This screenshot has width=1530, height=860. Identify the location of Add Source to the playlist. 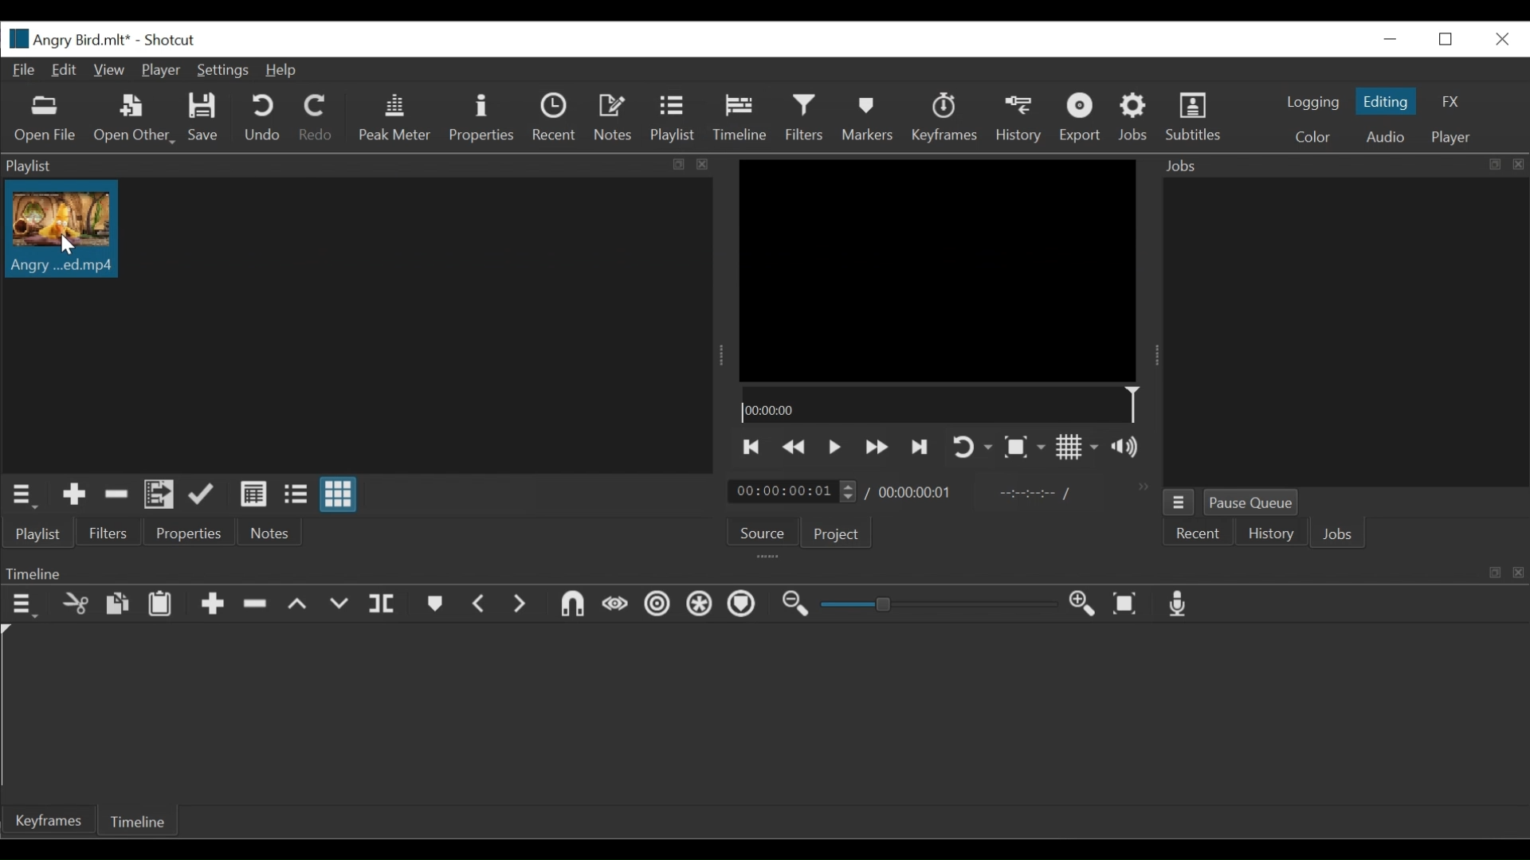
(77, 495).